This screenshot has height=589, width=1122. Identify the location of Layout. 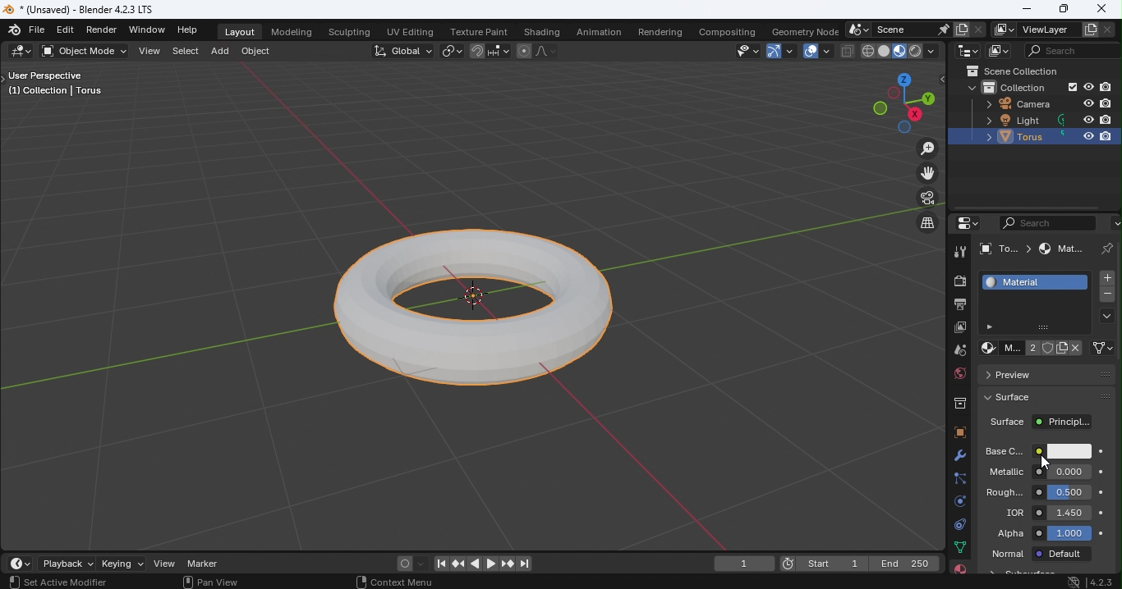
(241, 31).